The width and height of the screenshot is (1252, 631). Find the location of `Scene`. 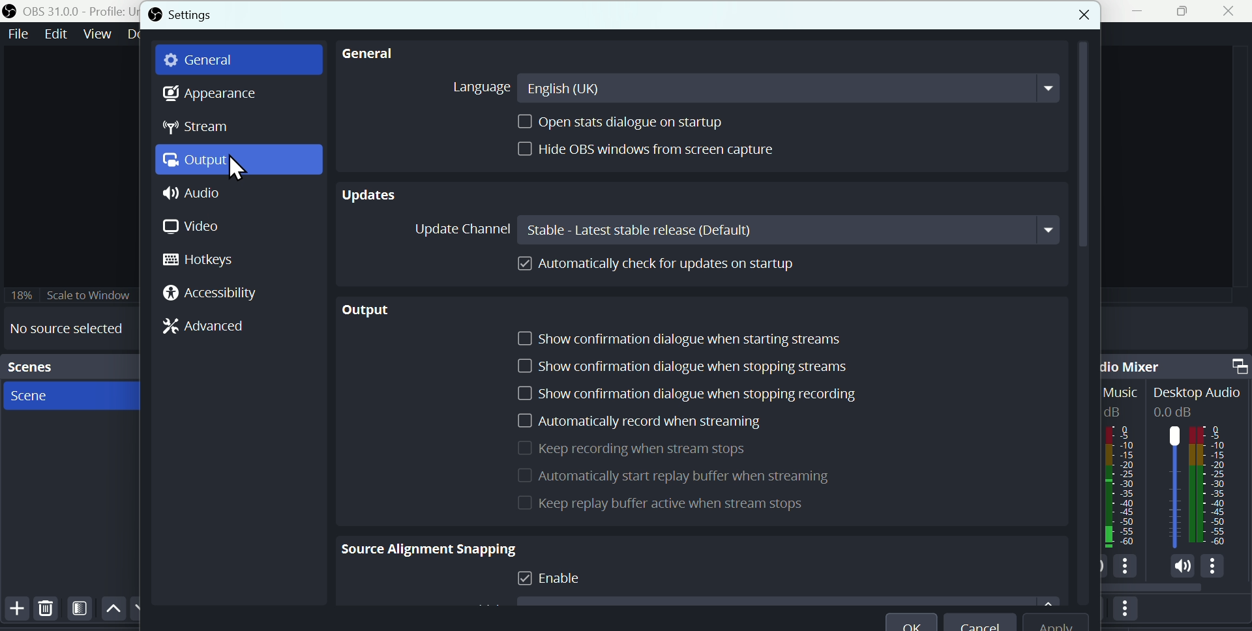

Scene is located at coordinates (28, 396).